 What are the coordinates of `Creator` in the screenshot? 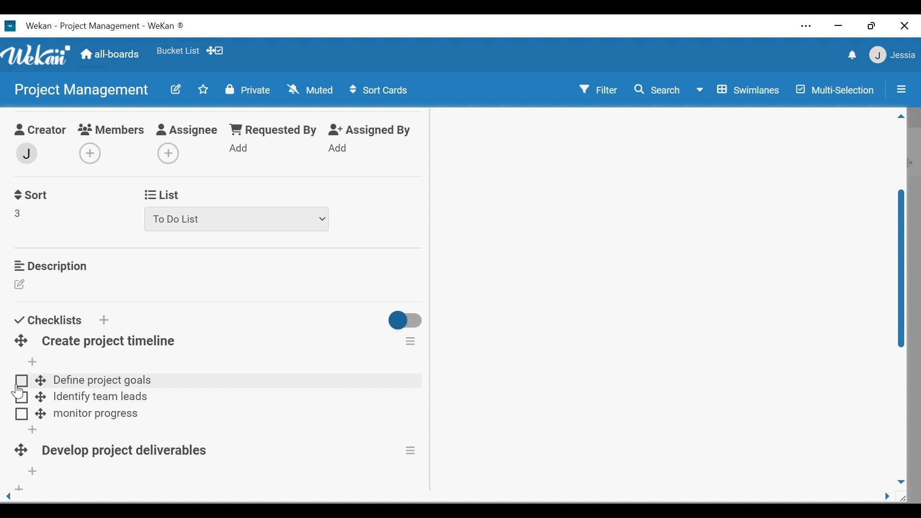 It's located at (38, 131).